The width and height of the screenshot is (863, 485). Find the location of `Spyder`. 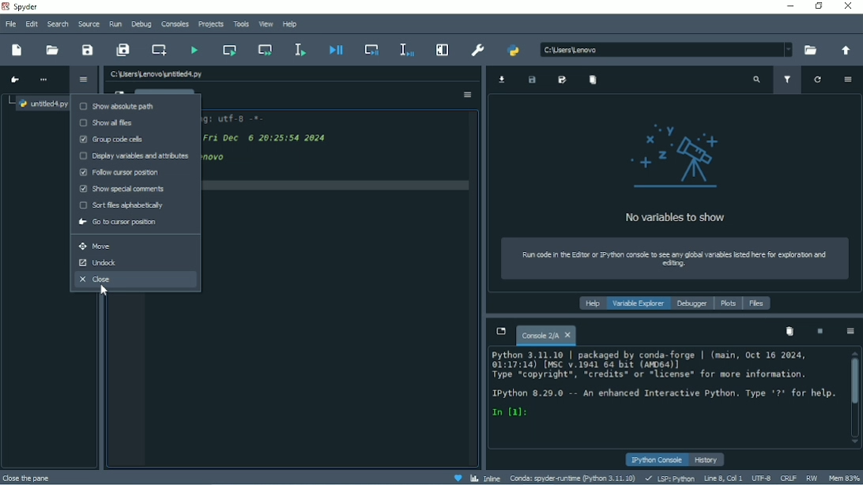

Spyder is located at coordinates (23, 7).